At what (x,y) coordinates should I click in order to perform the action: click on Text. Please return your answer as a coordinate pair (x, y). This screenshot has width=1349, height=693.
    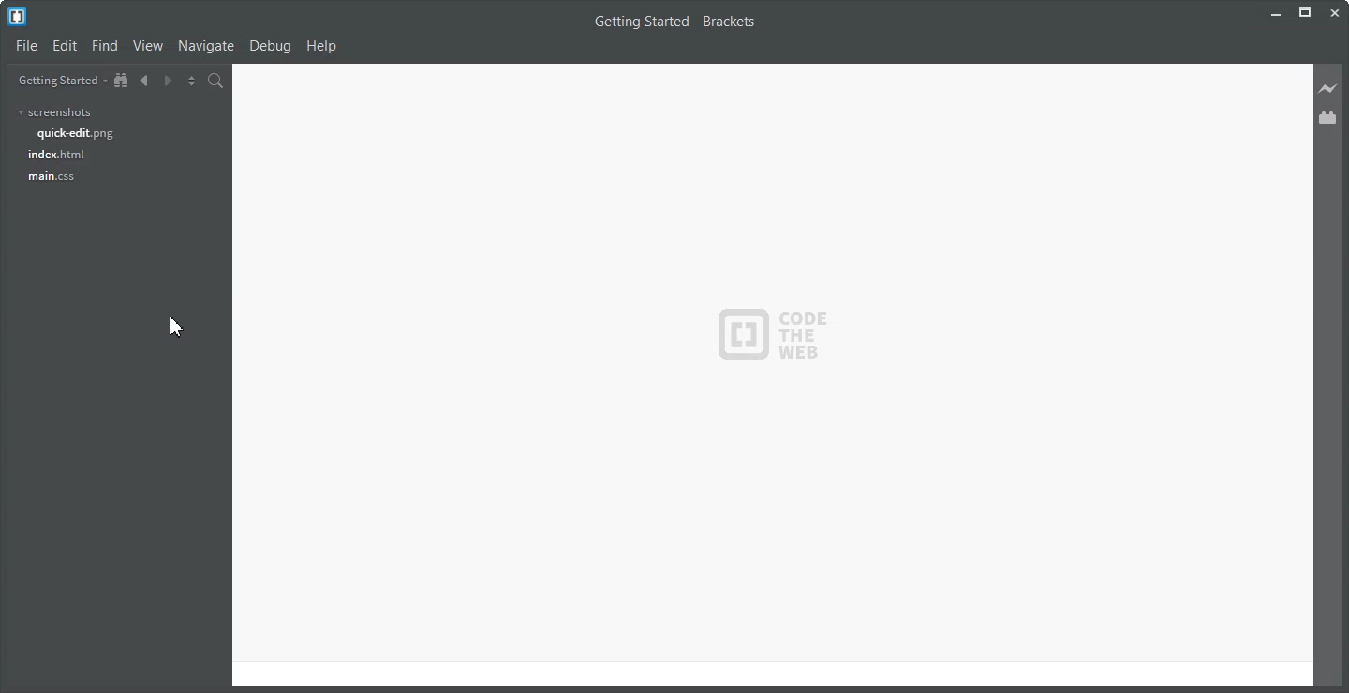
    Looking at the image, I should click on (676, 21).